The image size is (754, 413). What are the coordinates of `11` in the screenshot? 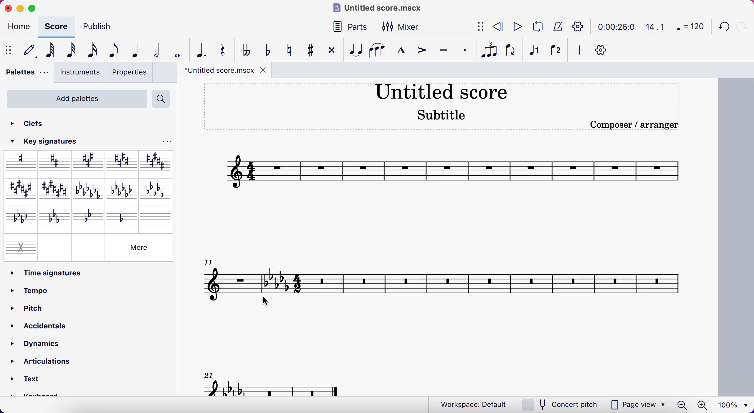 It's located at (207, 262).